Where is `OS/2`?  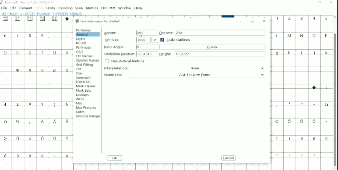 OS/2 is located at coordinates (80, 52).